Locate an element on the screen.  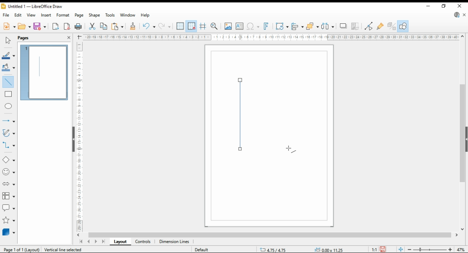
close pane is located at coordinates (68, 37).